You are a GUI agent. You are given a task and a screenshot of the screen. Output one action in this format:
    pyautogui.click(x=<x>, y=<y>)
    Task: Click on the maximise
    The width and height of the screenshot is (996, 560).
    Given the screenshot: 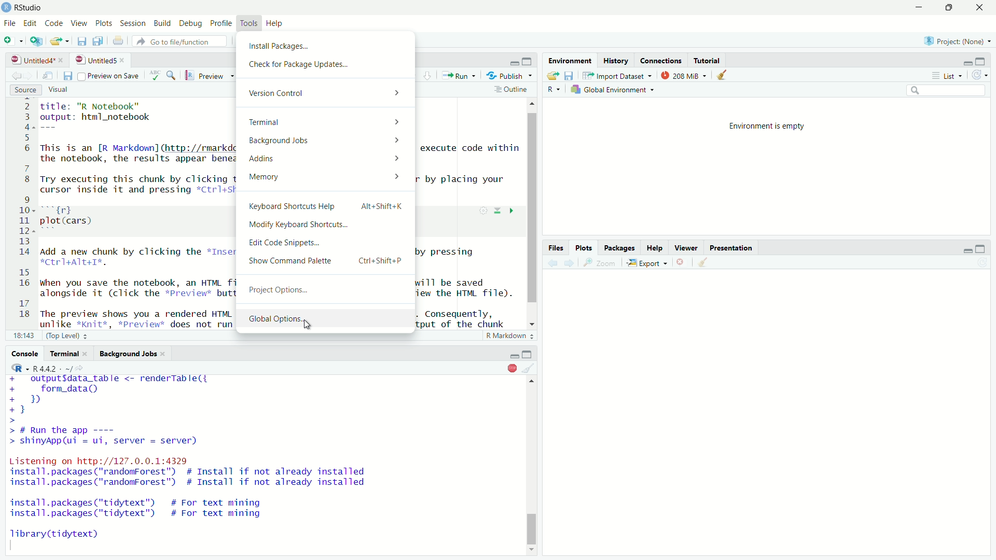 What is the action you would take?
    pyautogui.click(x=948, y=8)
    